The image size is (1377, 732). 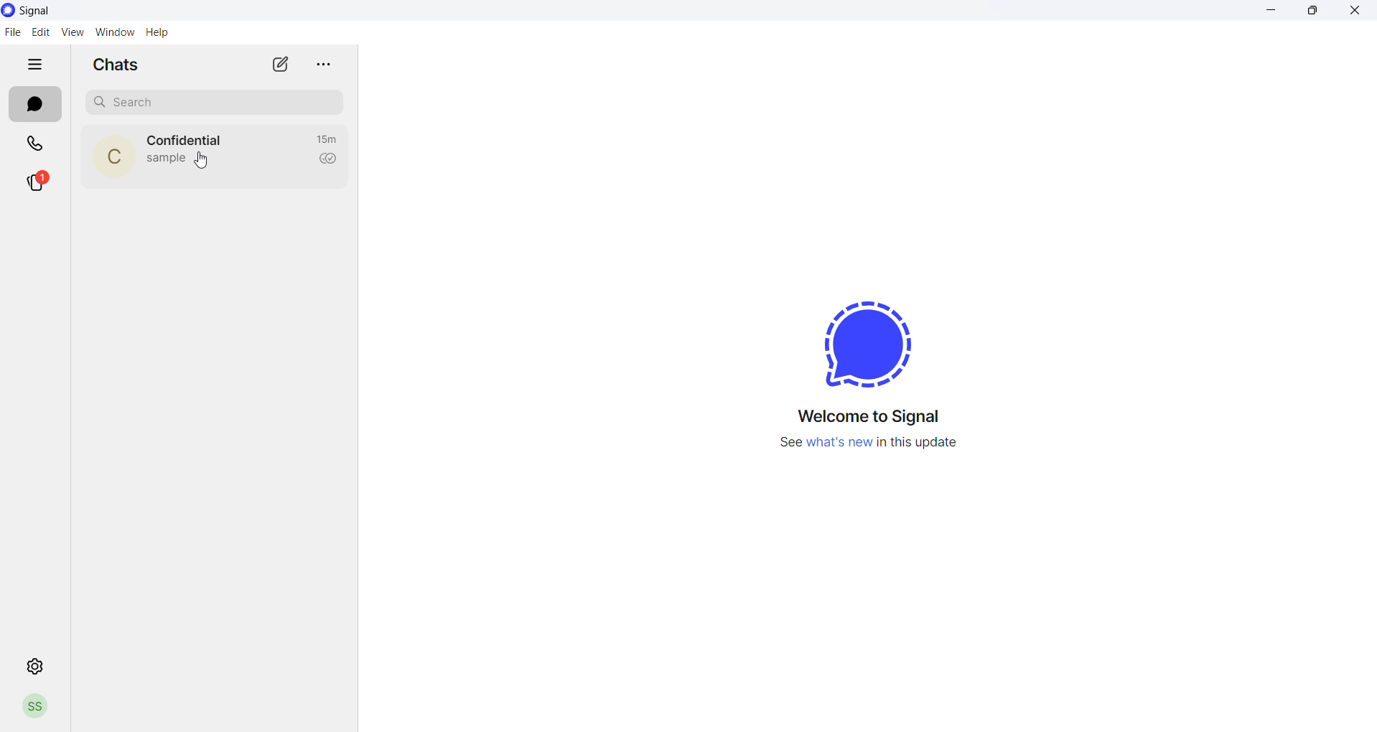 What do you see at coordinates (162, 32) in the screenshot?
I see `help` at bounding box center [162, 32].